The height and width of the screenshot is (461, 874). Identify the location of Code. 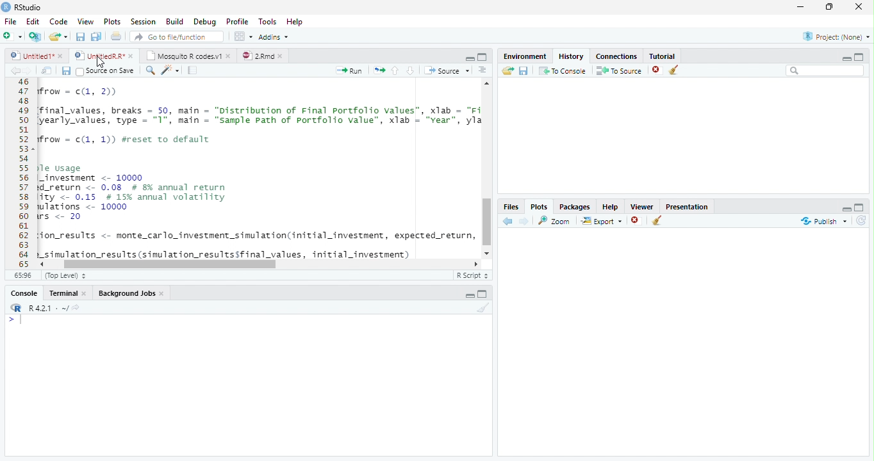
(258, 169).